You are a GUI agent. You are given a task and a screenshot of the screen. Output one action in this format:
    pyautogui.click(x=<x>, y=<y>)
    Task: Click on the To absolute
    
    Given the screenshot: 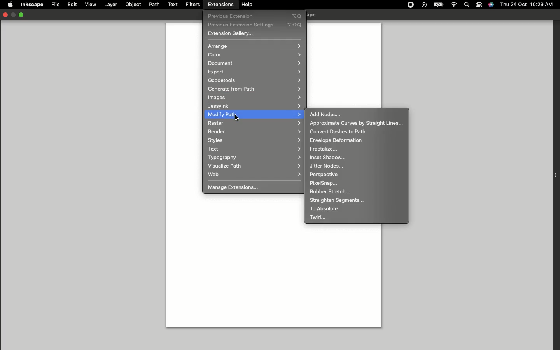 What is the action you would take?
    pyautogui.click(x=325, y=209)
    